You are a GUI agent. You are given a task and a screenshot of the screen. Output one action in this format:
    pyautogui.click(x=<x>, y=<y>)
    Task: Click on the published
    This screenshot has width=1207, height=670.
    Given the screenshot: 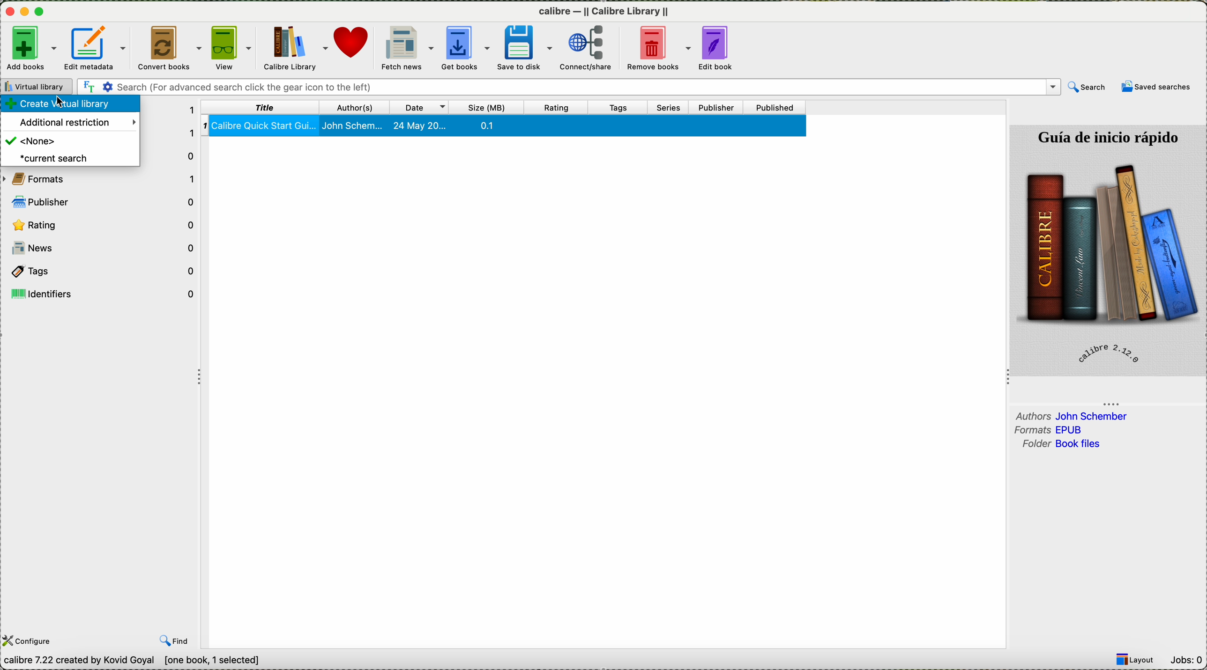 What is the action you would take?
    pyautogui.click(x=777, y=108)
    